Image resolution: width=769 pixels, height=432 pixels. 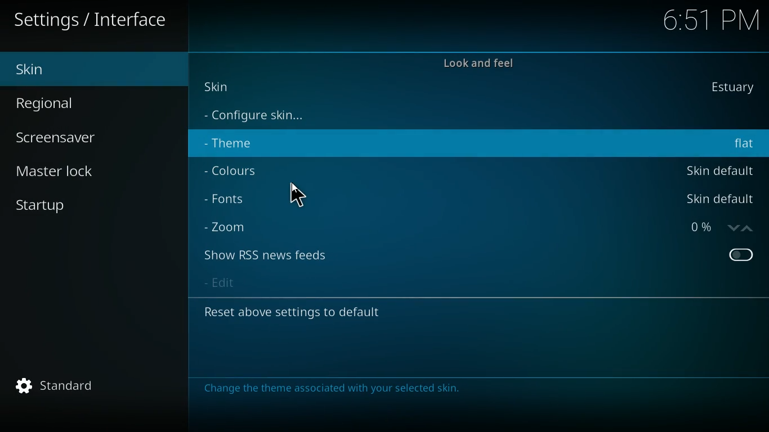 What do you see at coordinates (744, 144) in the screenshot?
I see `flat theme` at bounding box center [744, 144].